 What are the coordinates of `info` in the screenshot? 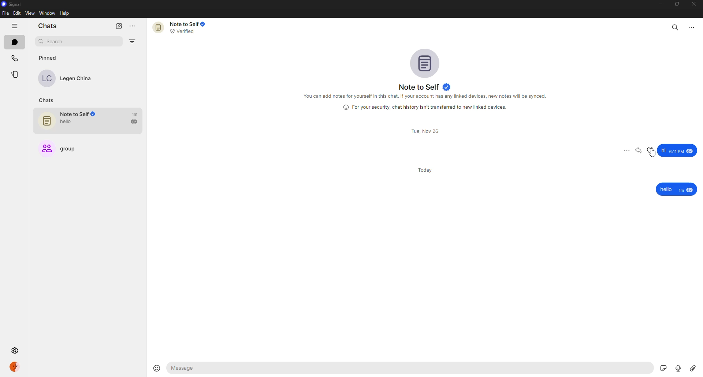 It's located at (427, 96).